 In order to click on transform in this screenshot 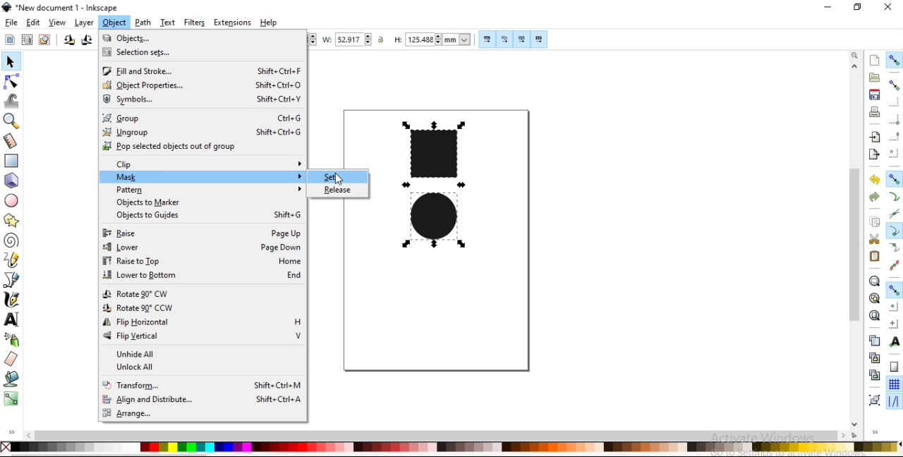, I will do `click(202, 384)`.